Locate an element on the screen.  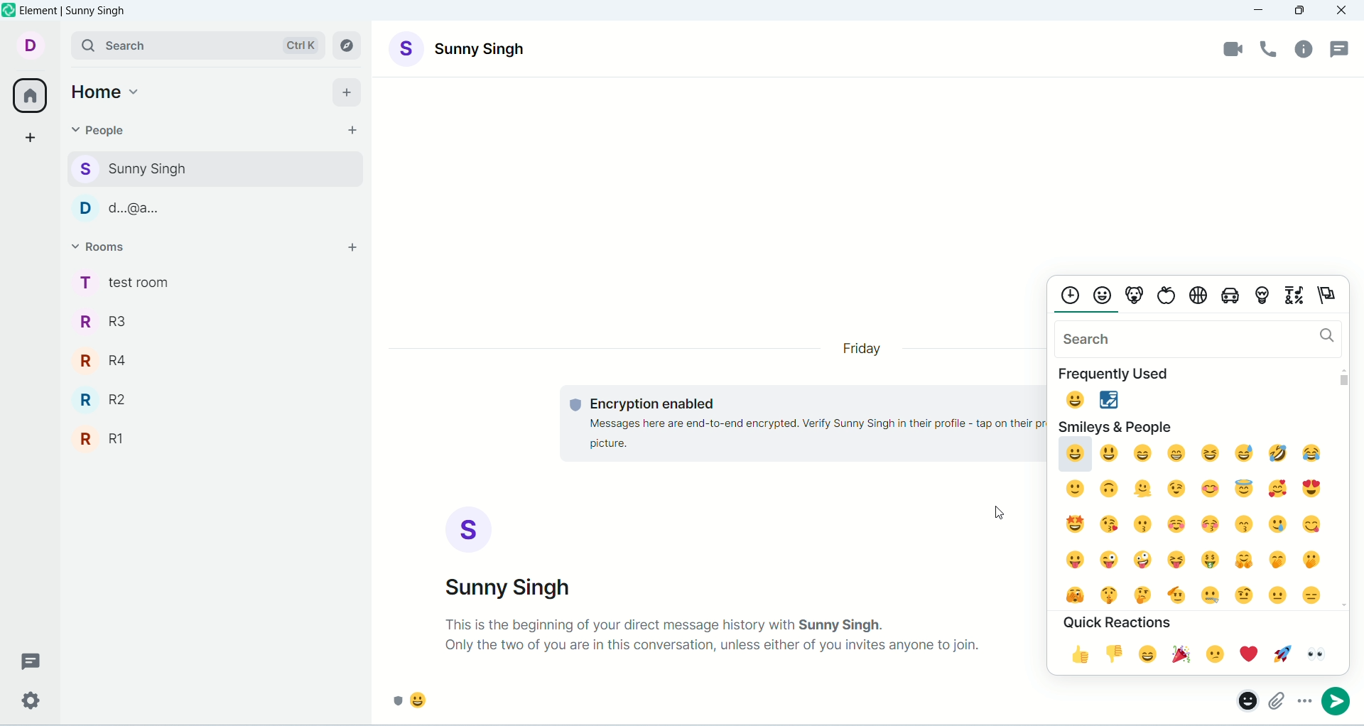
smileys and people is located at coordinates (1115, 425).